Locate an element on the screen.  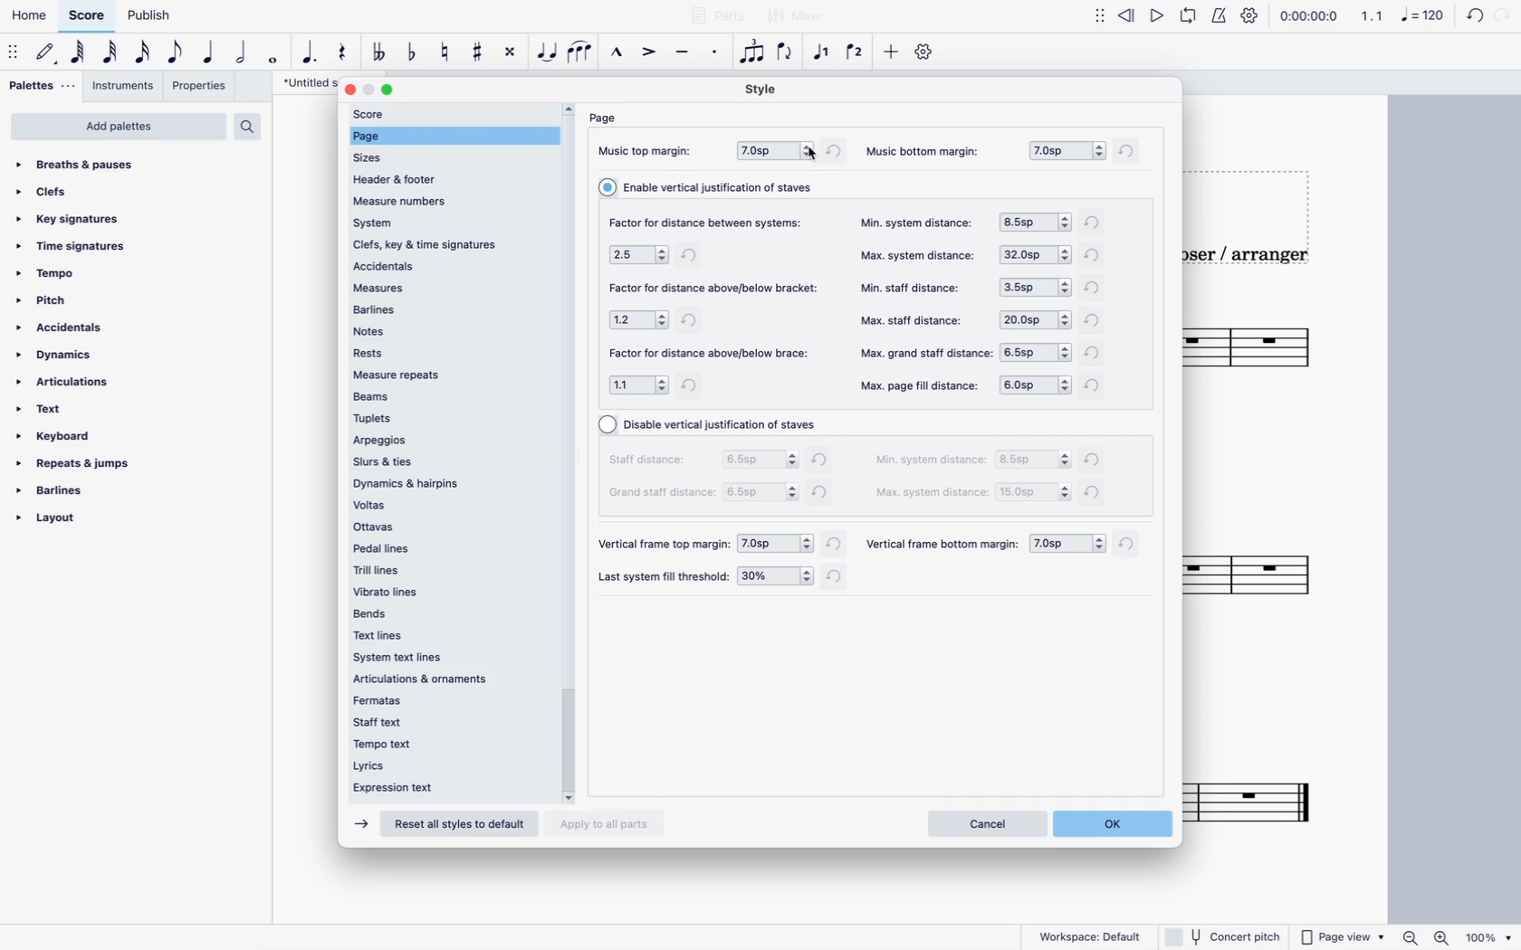
factor for distance is located at coordinates (712, 355).